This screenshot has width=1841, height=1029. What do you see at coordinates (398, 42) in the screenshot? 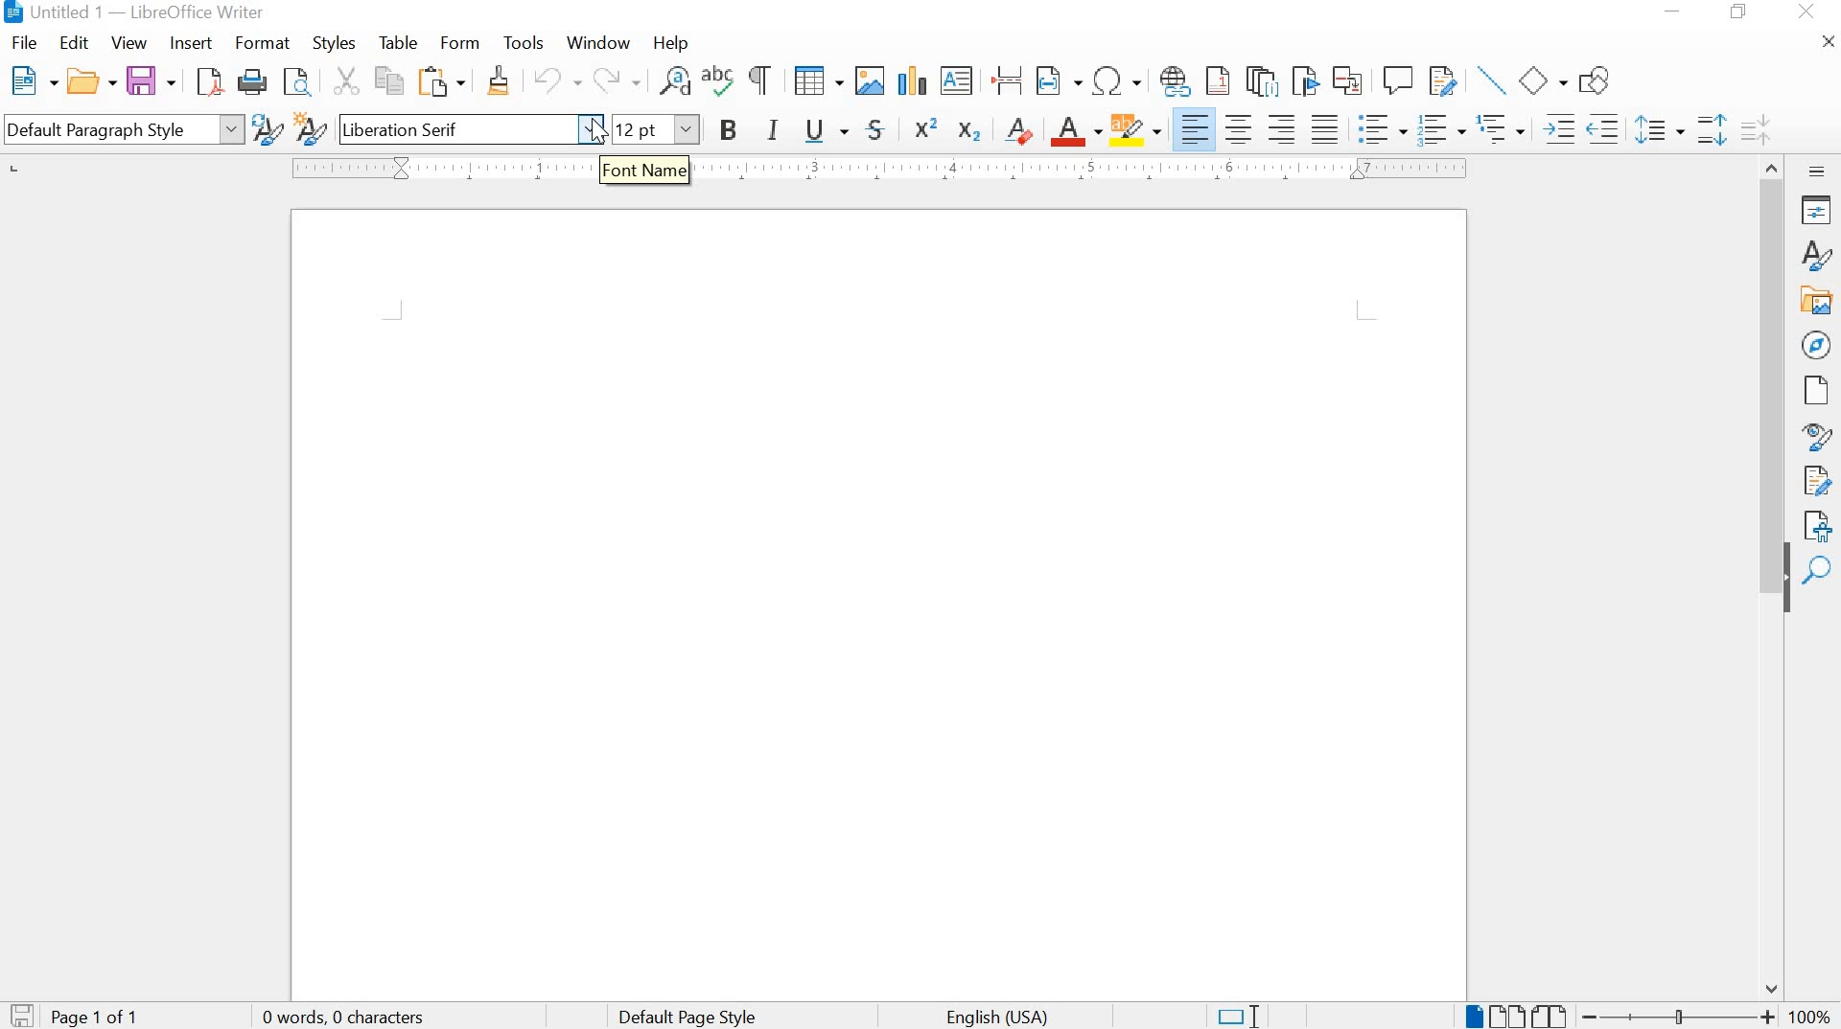
I see `TABLE` at bounding box center [398, 42].